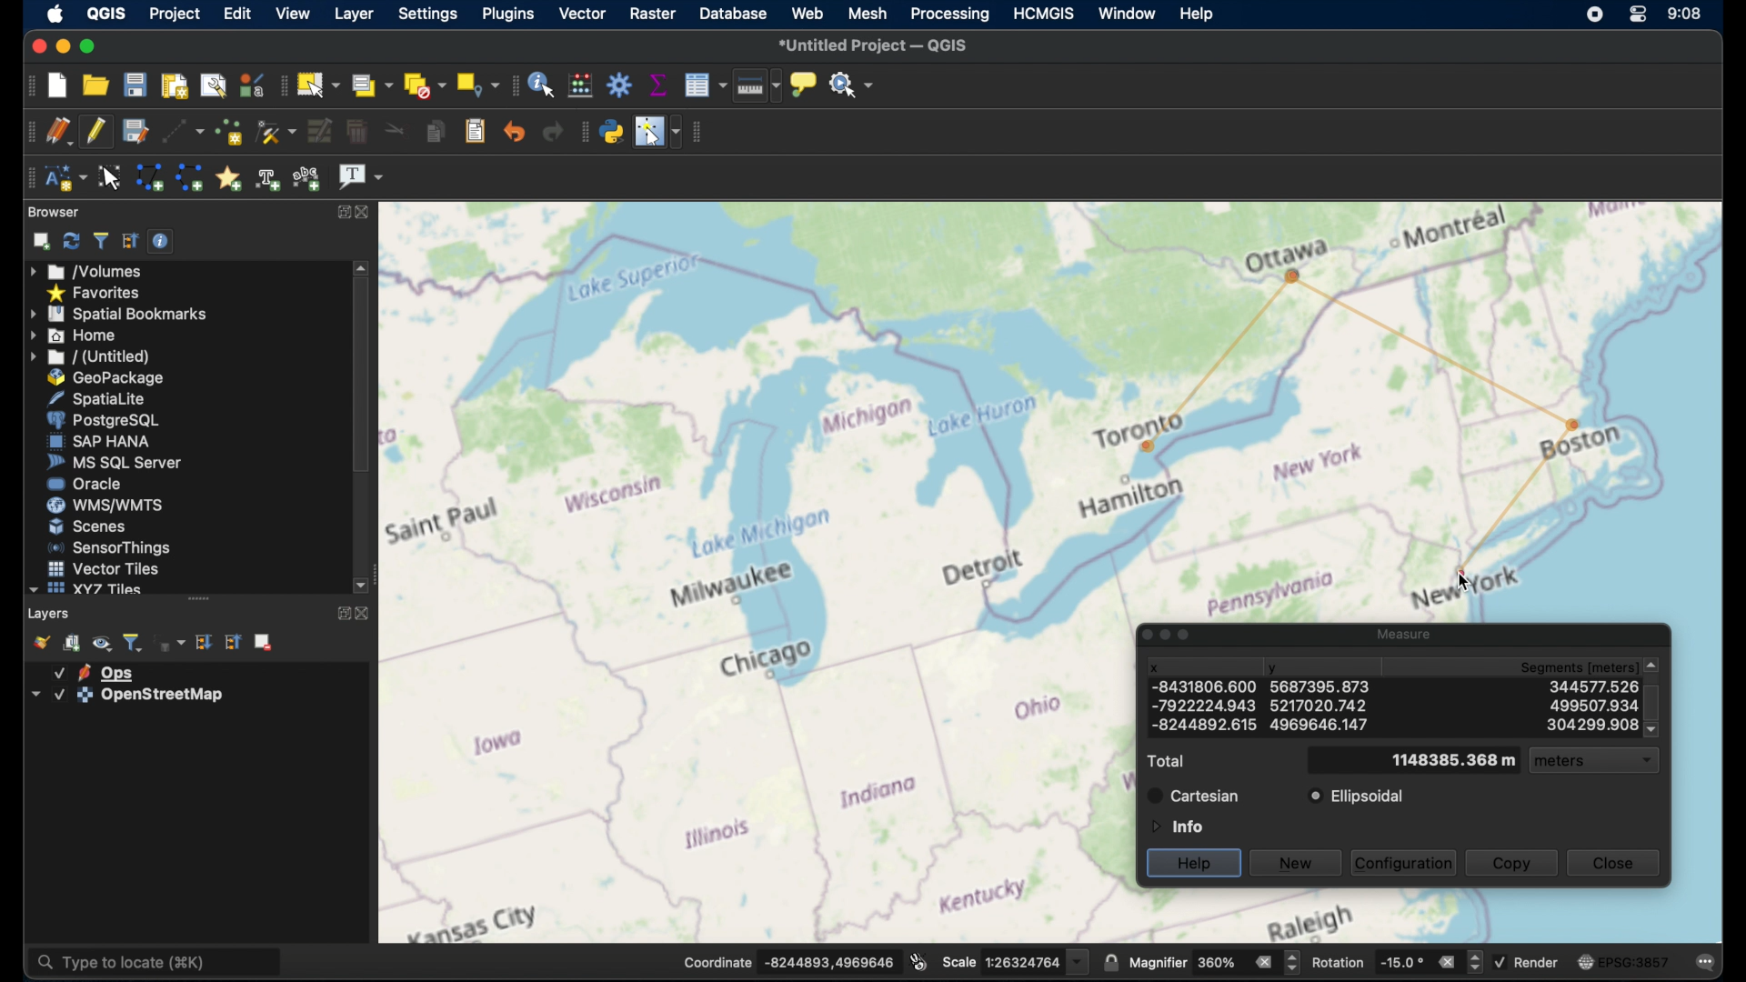  What do you see at coordinates (318, 130) in the screenshot?
I see `modify` at bounding box center [318, 130].